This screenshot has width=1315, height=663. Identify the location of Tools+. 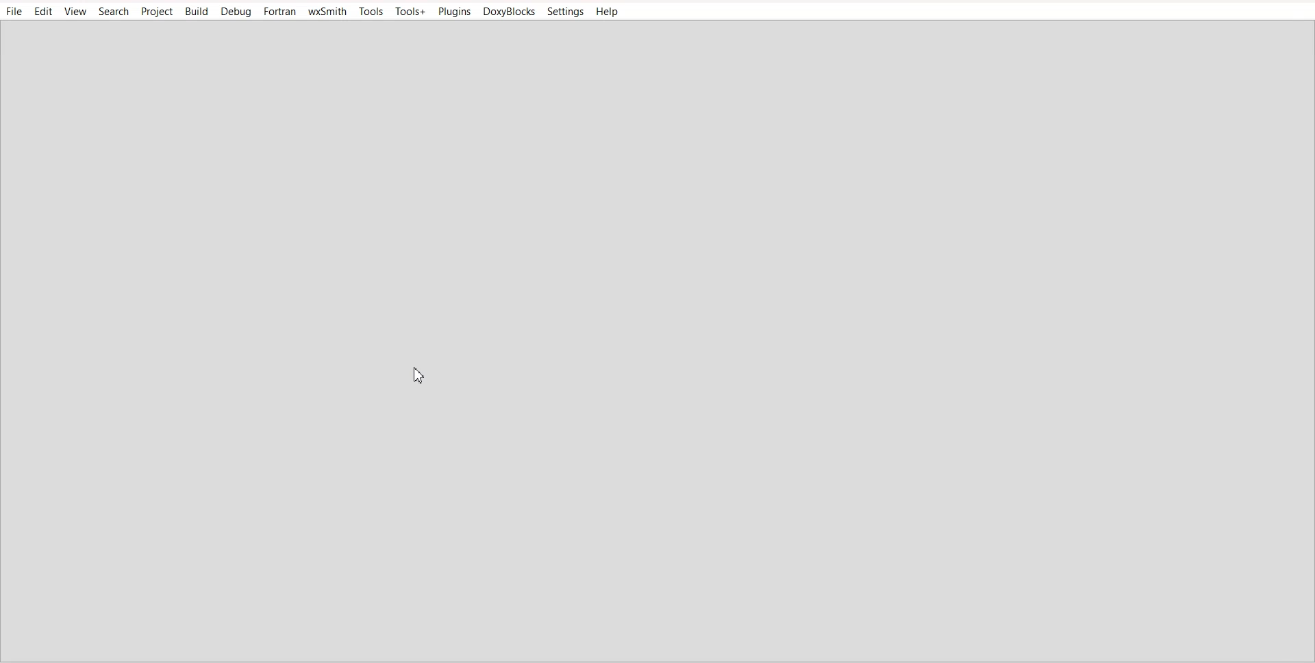
(411, 11).